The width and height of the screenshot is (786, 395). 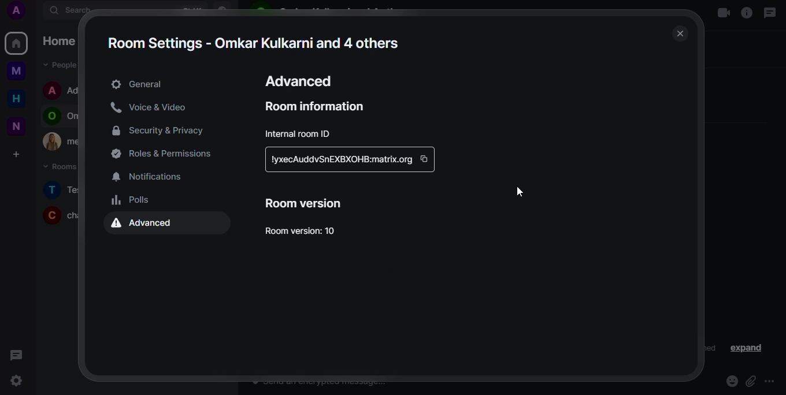 What do you see at coordinates (255, 40) in the screenshot?
I see `room settings` at bounding box center [255, 40].